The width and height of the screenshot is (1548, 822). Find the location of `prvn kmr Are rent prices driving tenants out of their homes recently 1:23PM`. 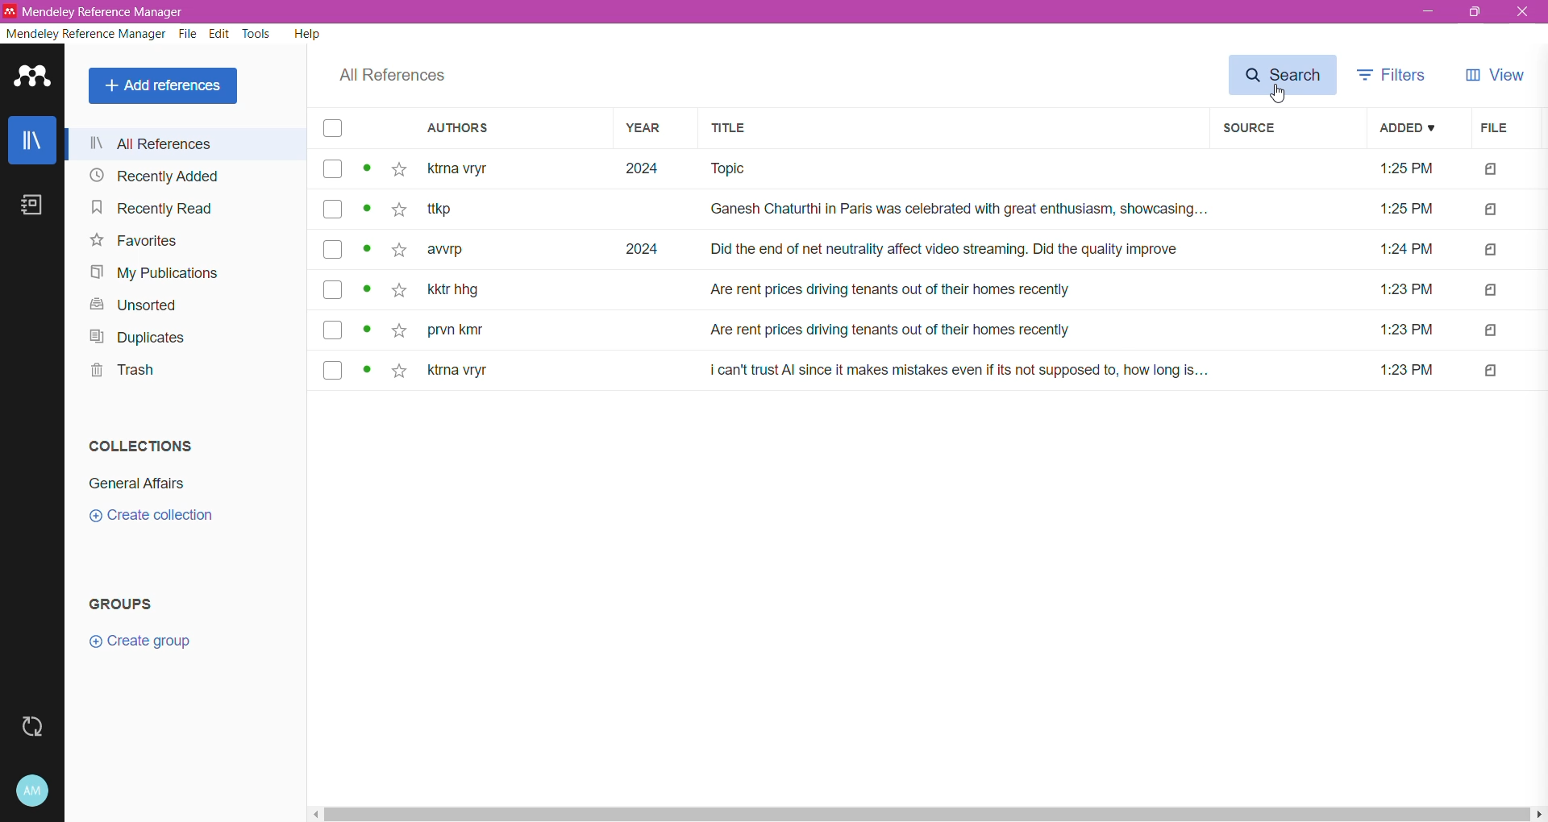

prvn kmr Are rent prices driving tenants out of their homes recently 1:23PM is located at coordinates (938, 331).